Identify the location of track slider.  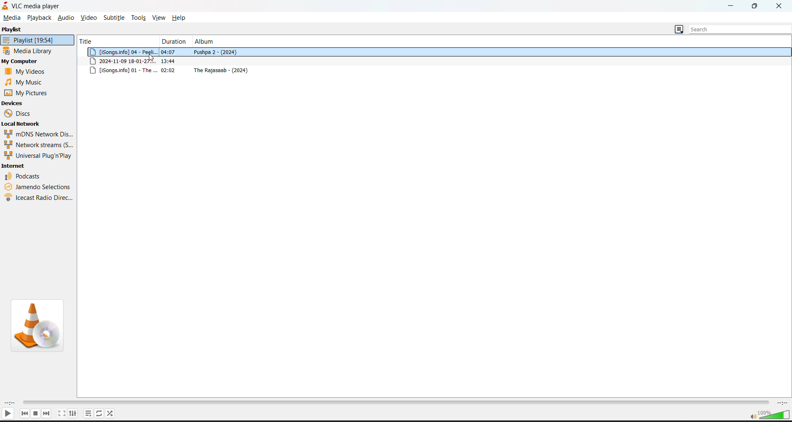
(395, 403).